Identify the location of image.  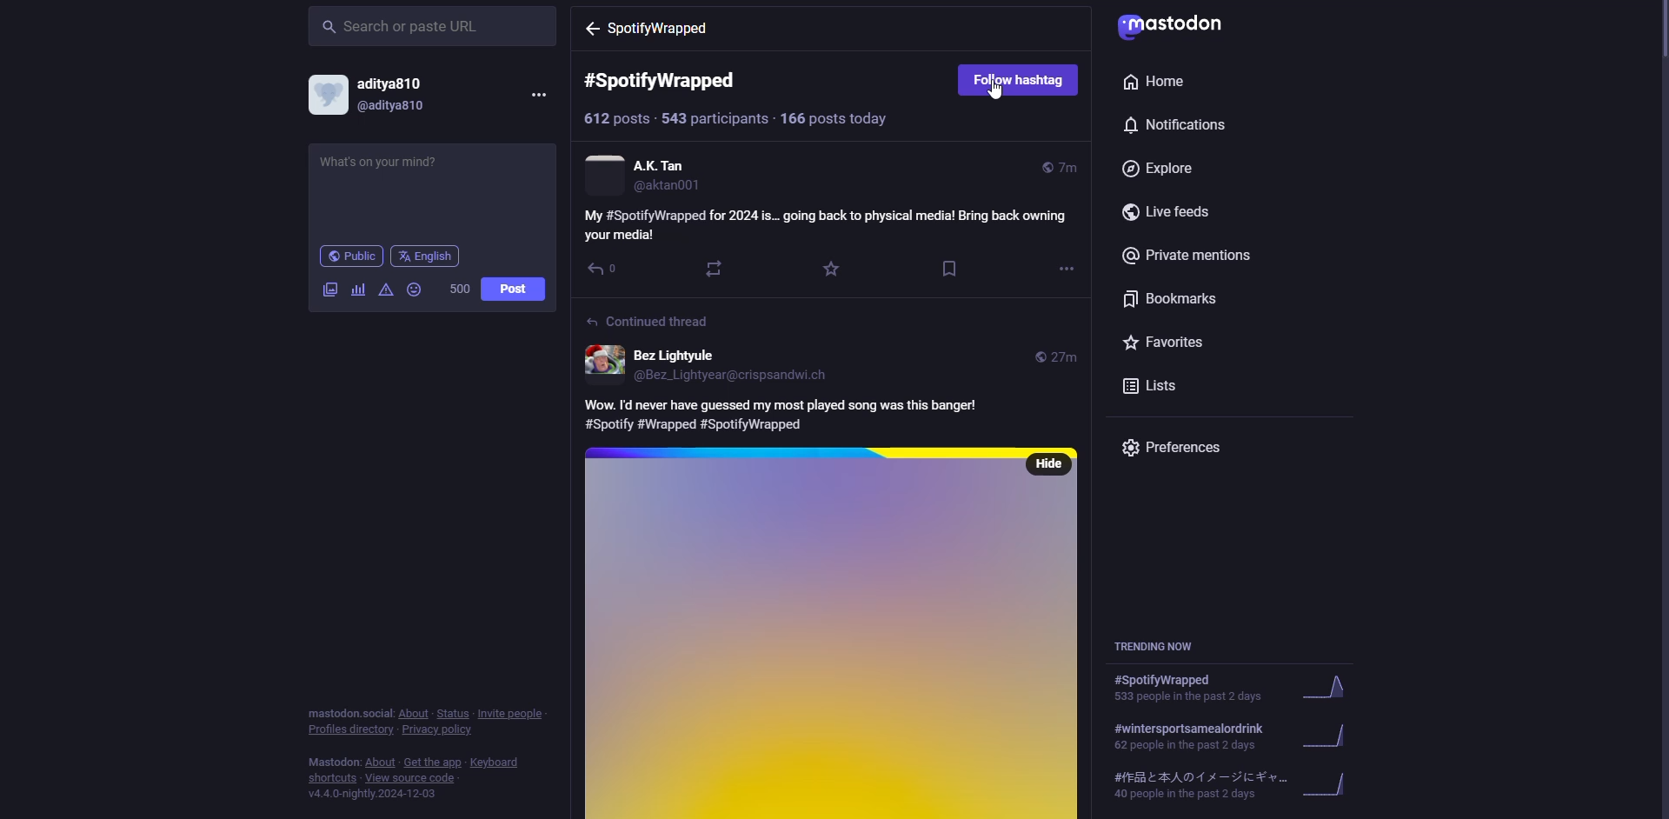
(331, 290).